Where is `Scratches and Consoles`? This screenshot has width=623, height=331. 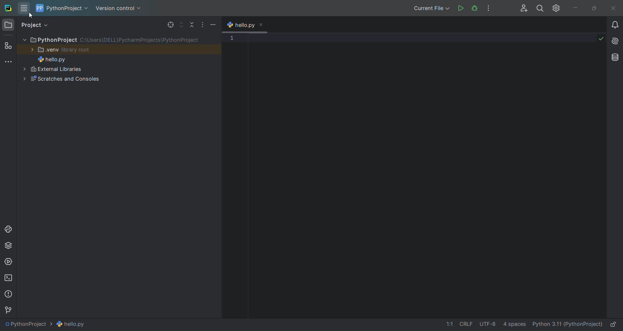
Scratches and Consoles is located at coordinates (69, 81).